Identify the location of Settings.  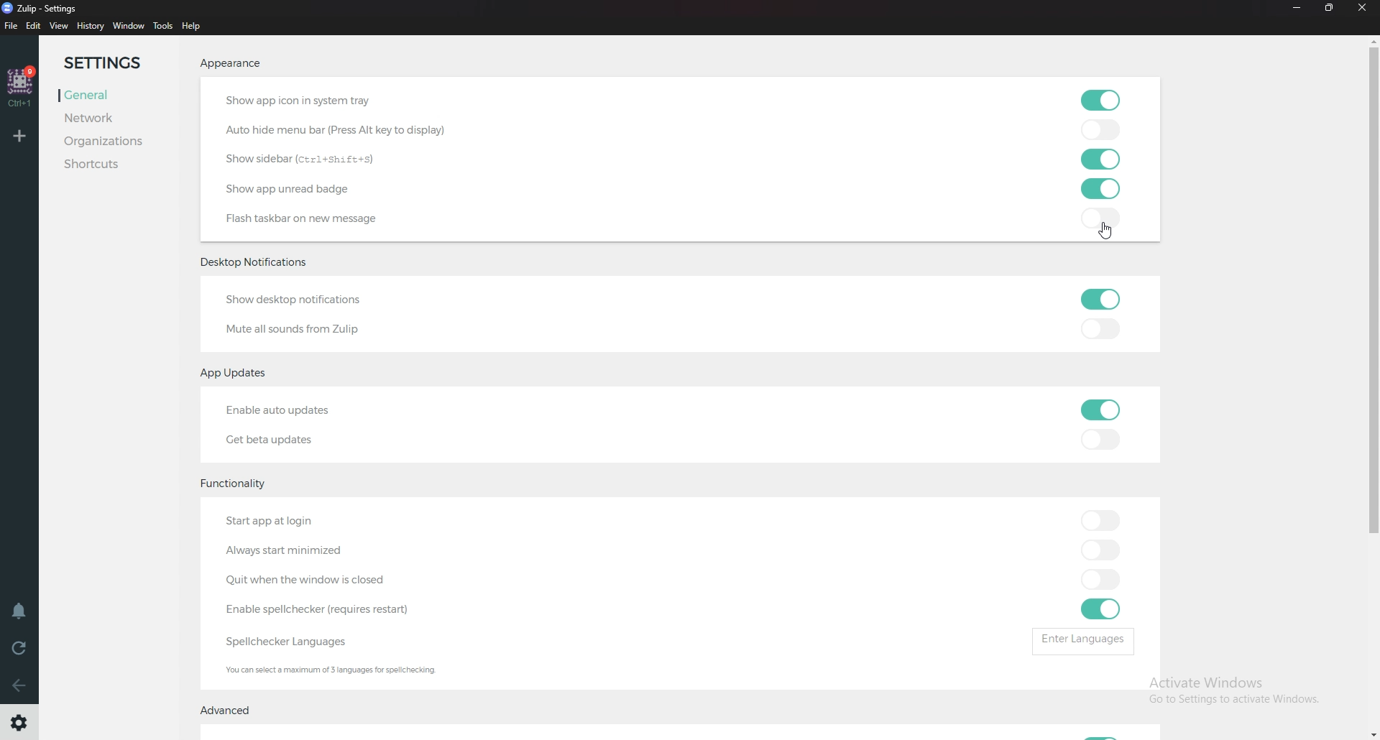
(113, 63).